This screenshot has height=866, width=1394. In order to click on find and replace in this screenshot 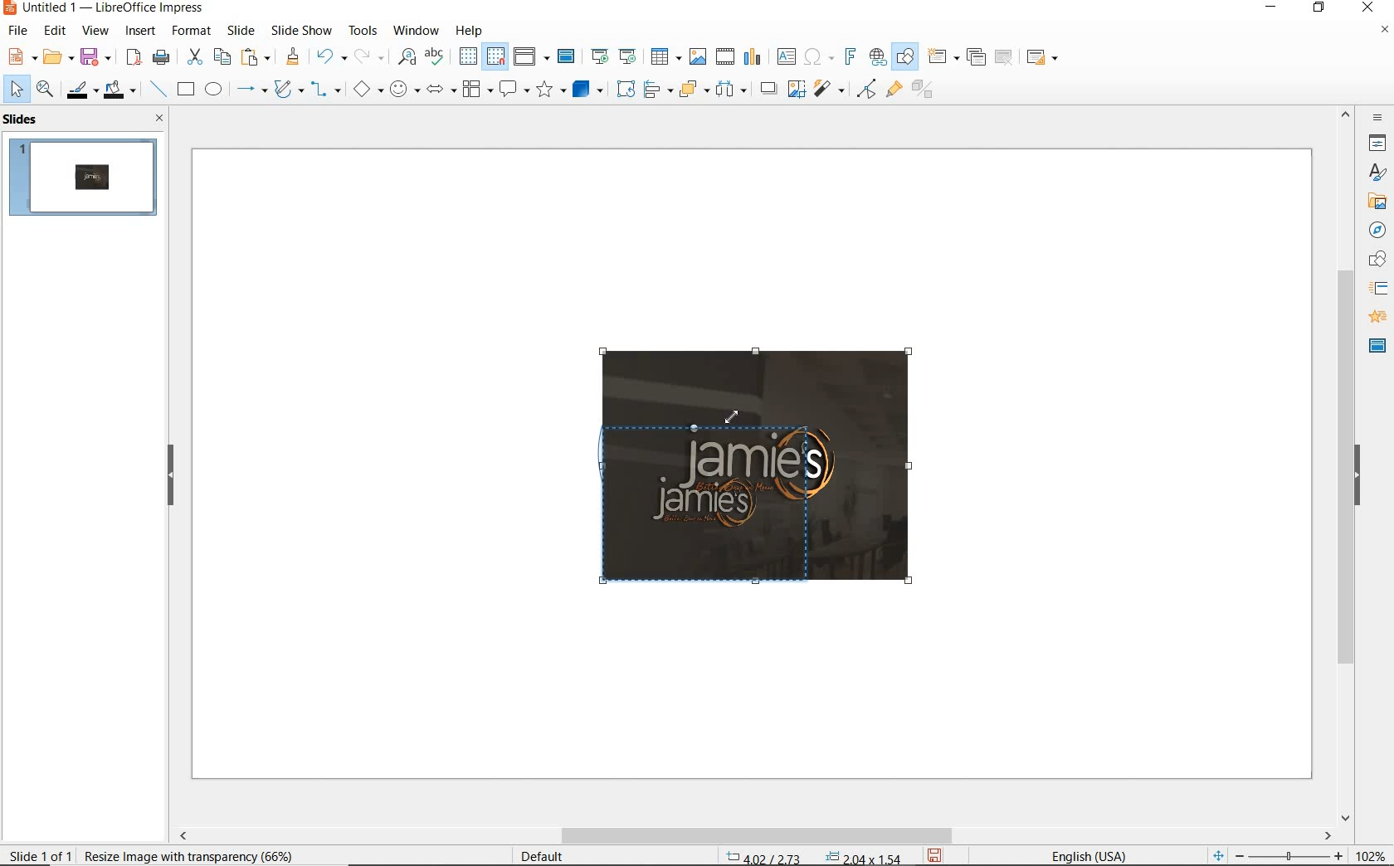, I will do `click(407, 57)`.